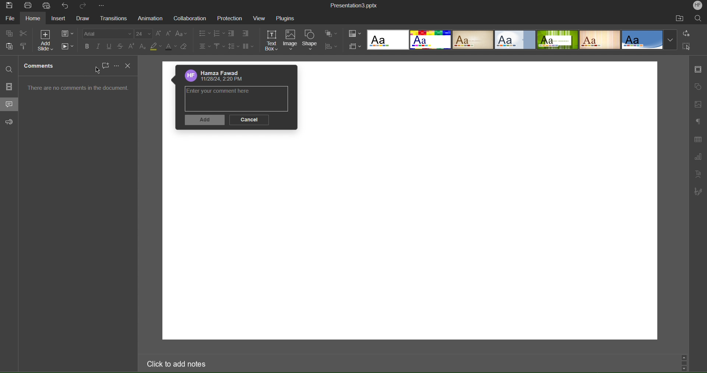 The width and height of the screenshot is (707, 373). I want to click on New Comment, so click(104, 65).